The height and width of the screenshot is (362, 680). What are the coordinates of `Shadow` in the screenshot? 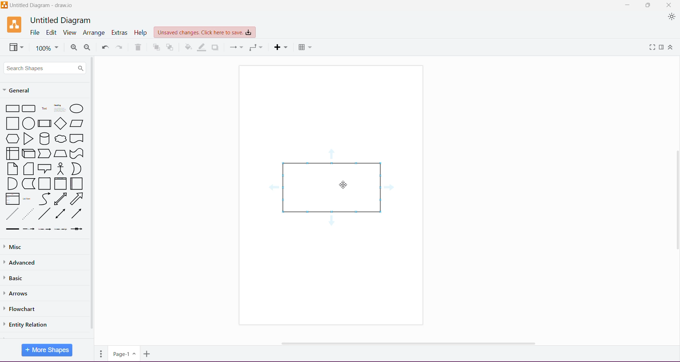 It's located at (215, 48).